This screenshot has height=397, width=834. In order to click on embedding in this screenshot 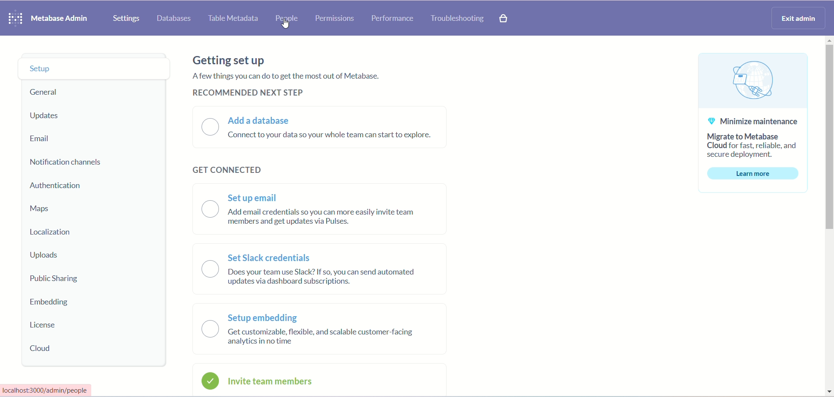, I will do `click(51, 302)`.